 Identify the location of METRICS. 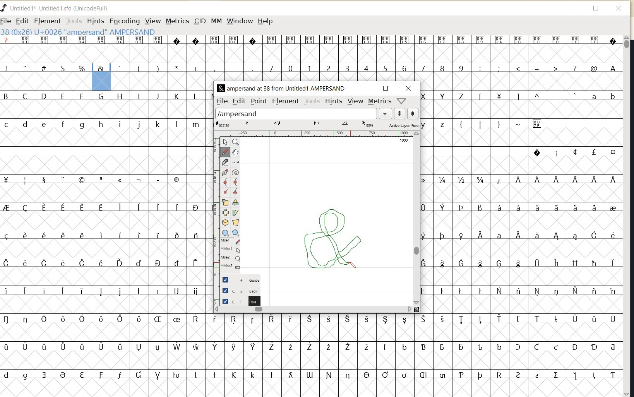
(379, 102).